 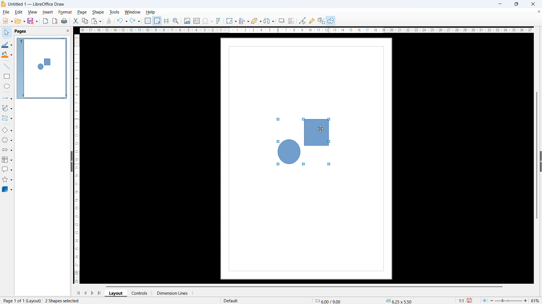 What do you see at coordinates (8, 108) in the screenshot?
I see `curves & polygons` at bounding box center [8, 108].